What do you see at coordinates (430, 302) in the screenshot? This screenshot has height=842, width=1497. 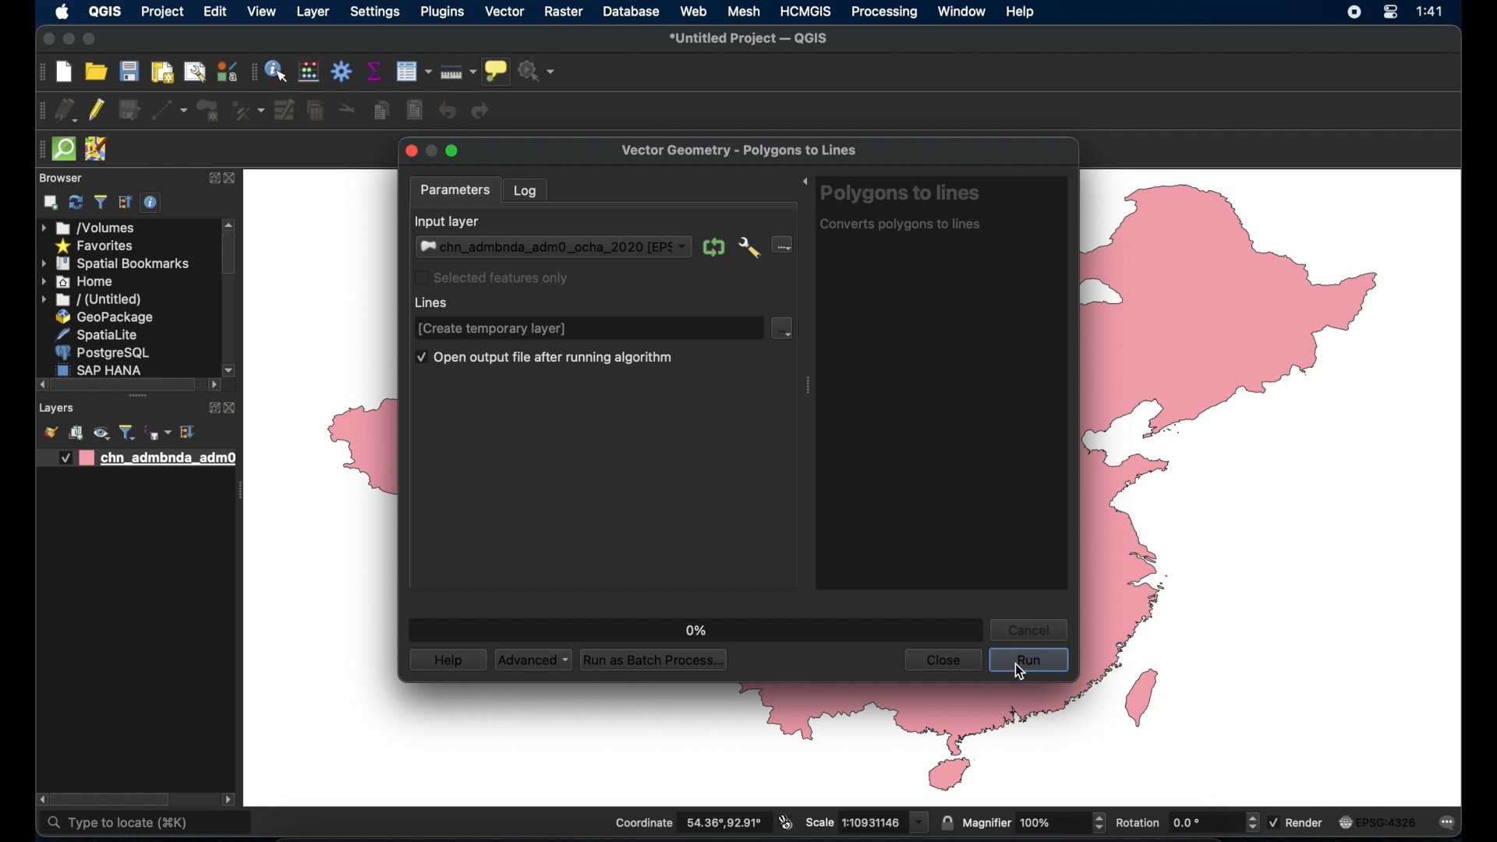 I see `lines` at bounding box center [430, 302].